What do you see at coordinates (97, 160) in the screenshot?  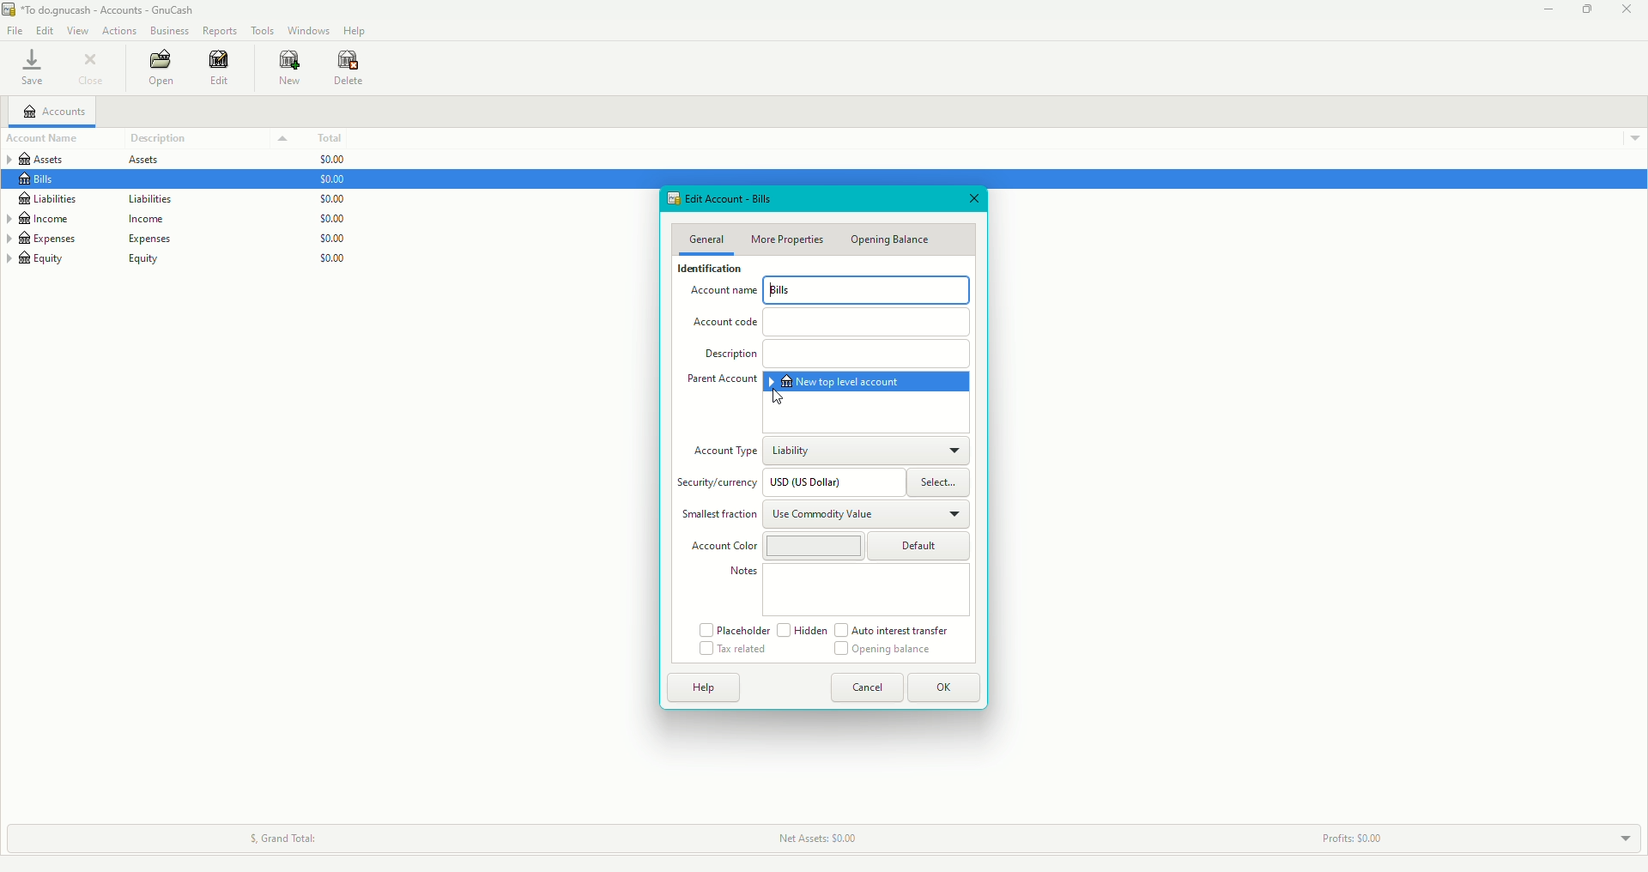 I see `Assets` at bounding box center [97, 160].